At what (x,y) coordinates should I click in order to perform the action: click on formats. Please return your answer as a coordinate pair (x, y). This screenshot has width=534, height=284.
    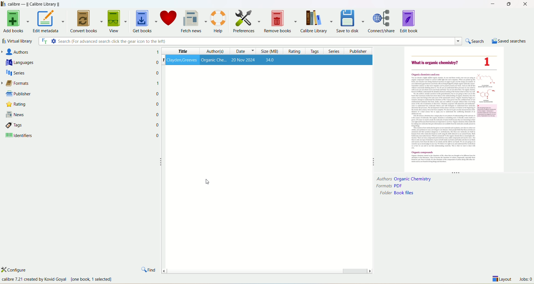
    Looking at the image, I should click on (389, 185).